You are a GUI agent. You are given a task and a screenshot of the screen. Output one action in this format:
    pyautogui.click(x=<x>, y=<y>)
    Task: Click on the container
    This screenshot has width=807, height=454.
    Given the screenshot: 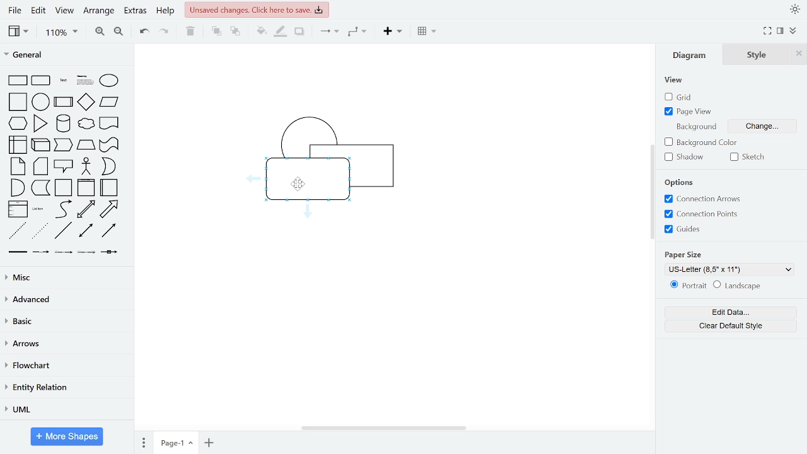 What is the action you would take?
    pyautogui.click(x=64, y=188)
    